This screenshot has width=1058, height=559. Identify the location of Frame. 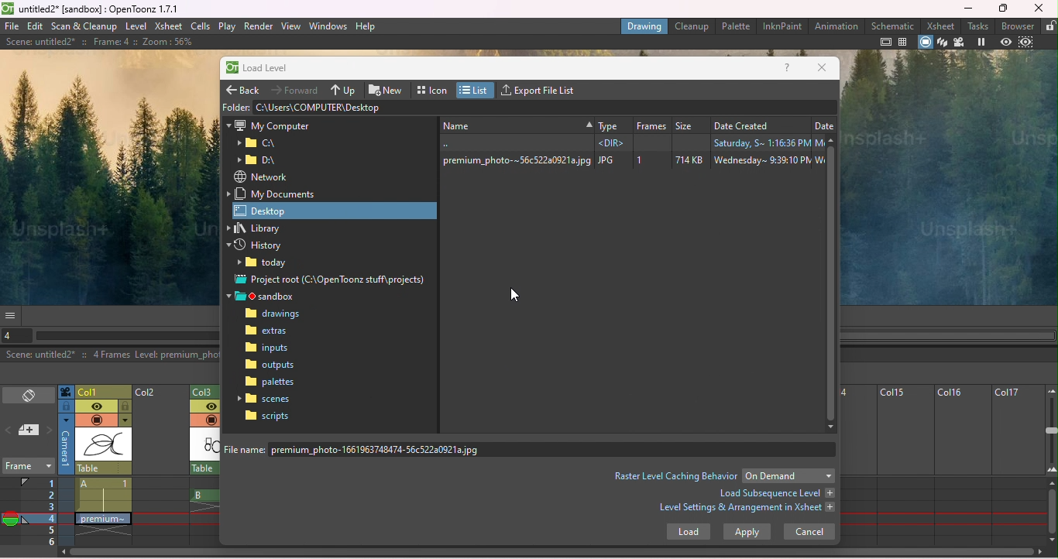
(651, 123).